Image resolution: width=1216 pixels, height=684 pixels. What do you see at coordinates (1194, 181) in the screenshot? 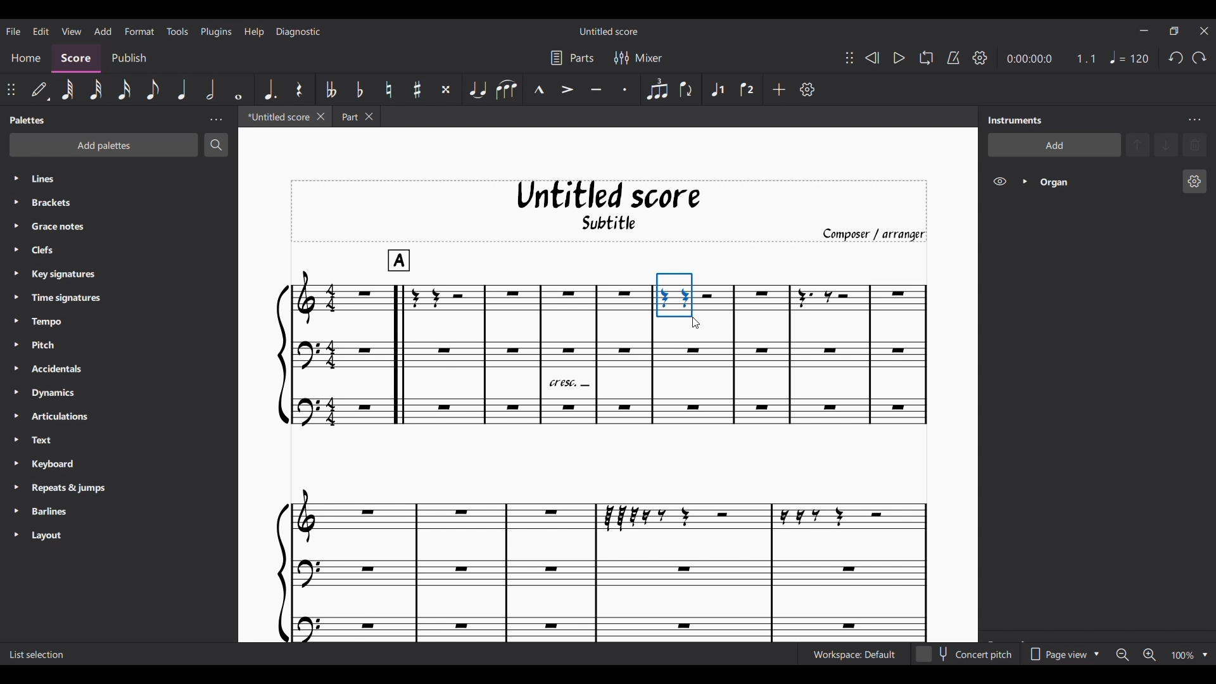
I see `Organ instrument settings` at bounding box center [1194, 181].